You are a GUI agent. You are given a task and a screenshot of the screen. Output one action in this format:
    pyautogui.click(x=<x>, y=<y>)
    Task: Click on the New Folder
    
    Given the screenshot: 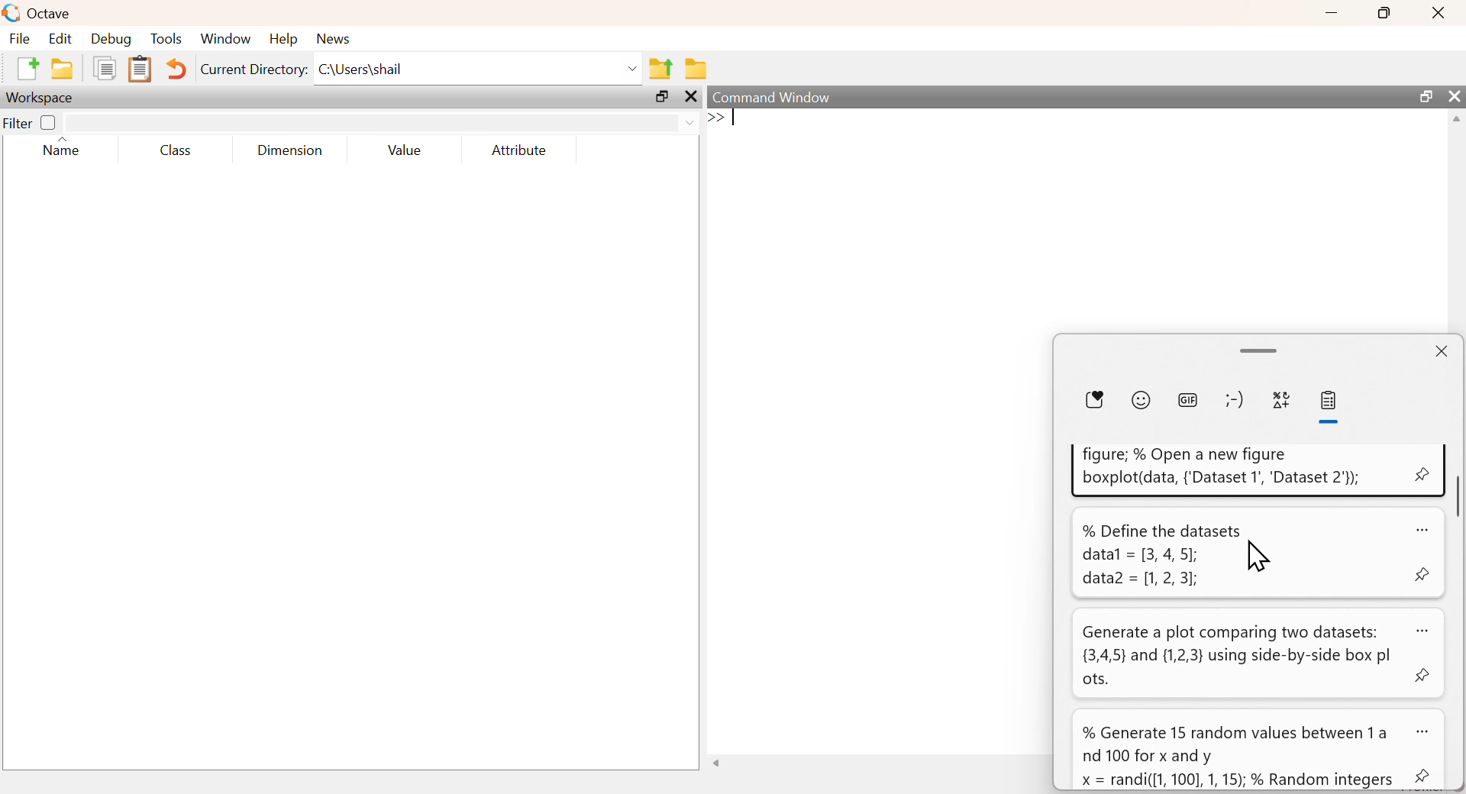 What is the action you would take?
    pyautogui.click(x=62, y=69)
    